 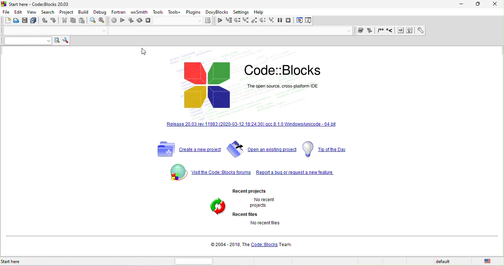 I want to click on prev bookmark, so click(x=389, y=31).